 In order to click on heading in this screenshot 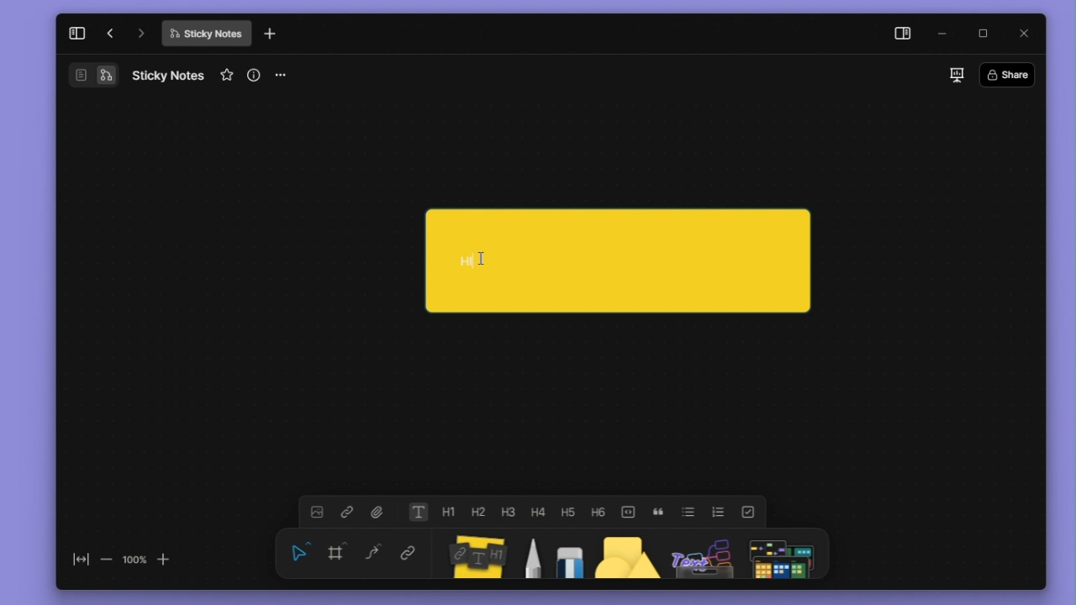, I will do `click(482, 512)`.